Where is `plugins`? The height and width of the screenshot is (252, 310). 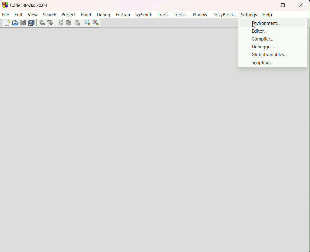
plugins is located at coordinates (200, 15).